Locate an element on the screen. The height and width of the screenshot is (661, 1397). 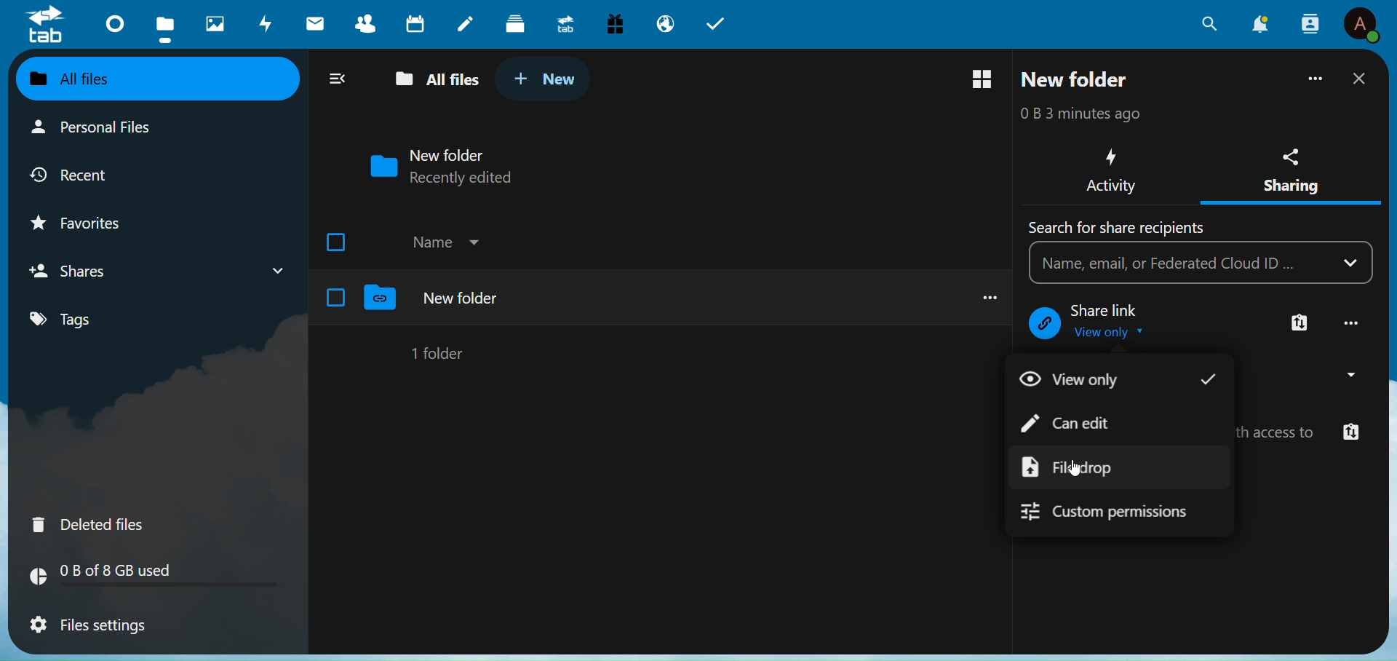
Icon is located at coordinates (1044, 324).